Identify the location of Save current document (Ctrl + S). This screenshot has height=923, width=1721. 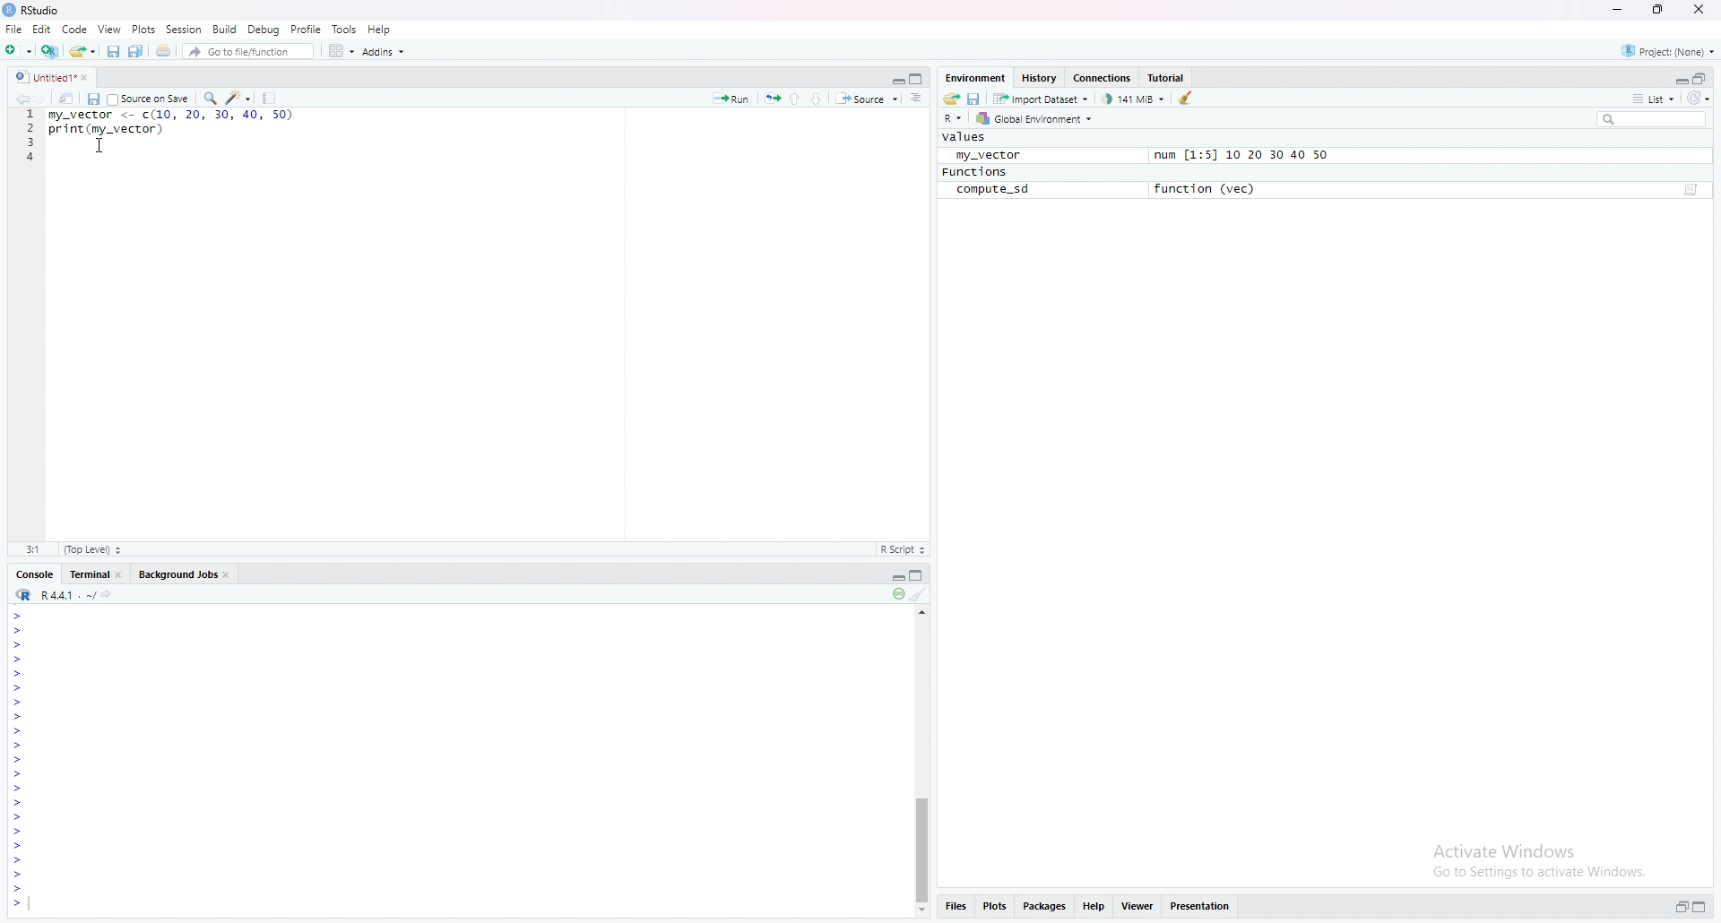
(113, 51).